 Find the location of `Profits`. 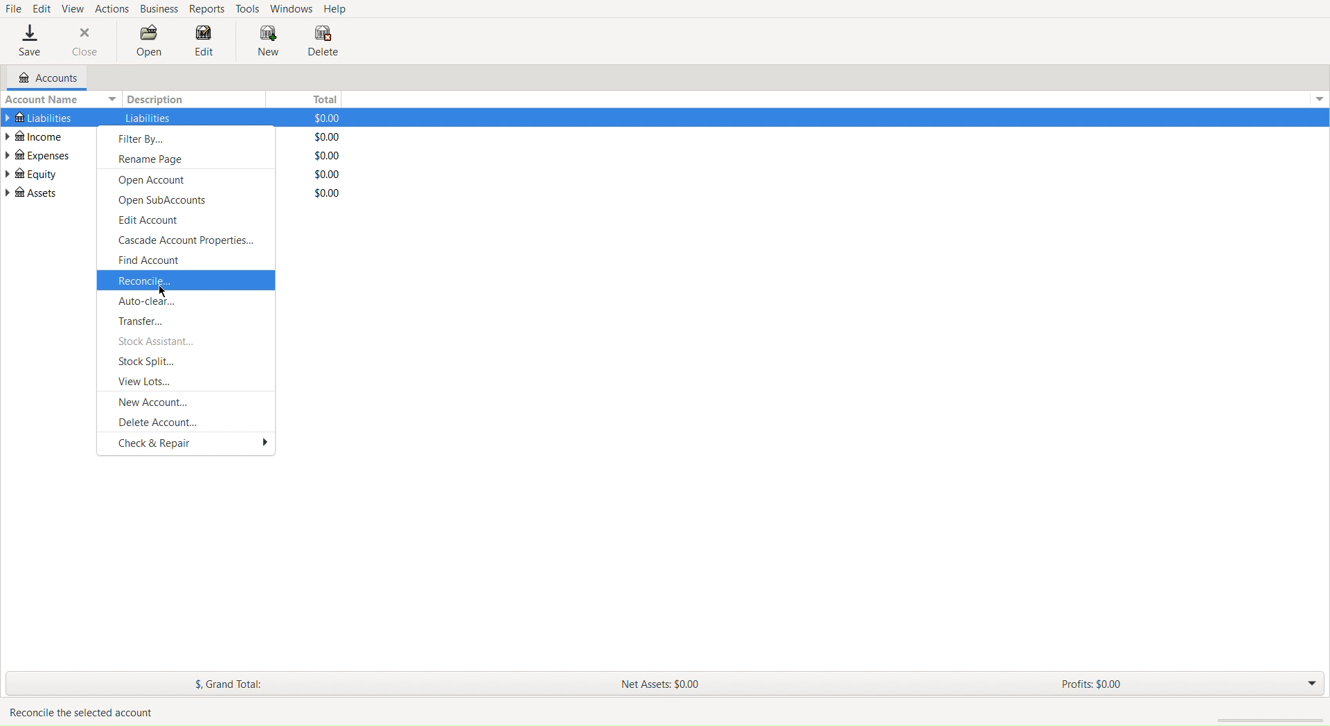

Profits is located at coordinates (1092, 684).